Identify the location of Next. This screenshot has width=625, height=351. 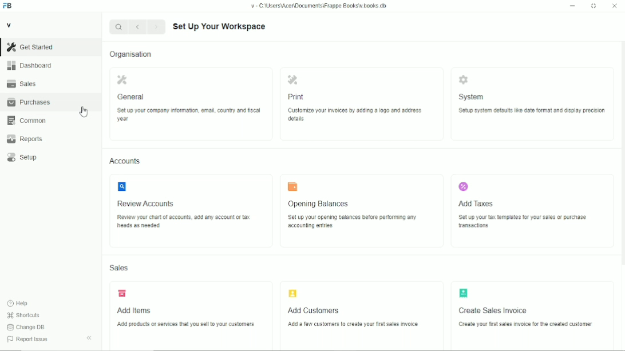
(156, 27).